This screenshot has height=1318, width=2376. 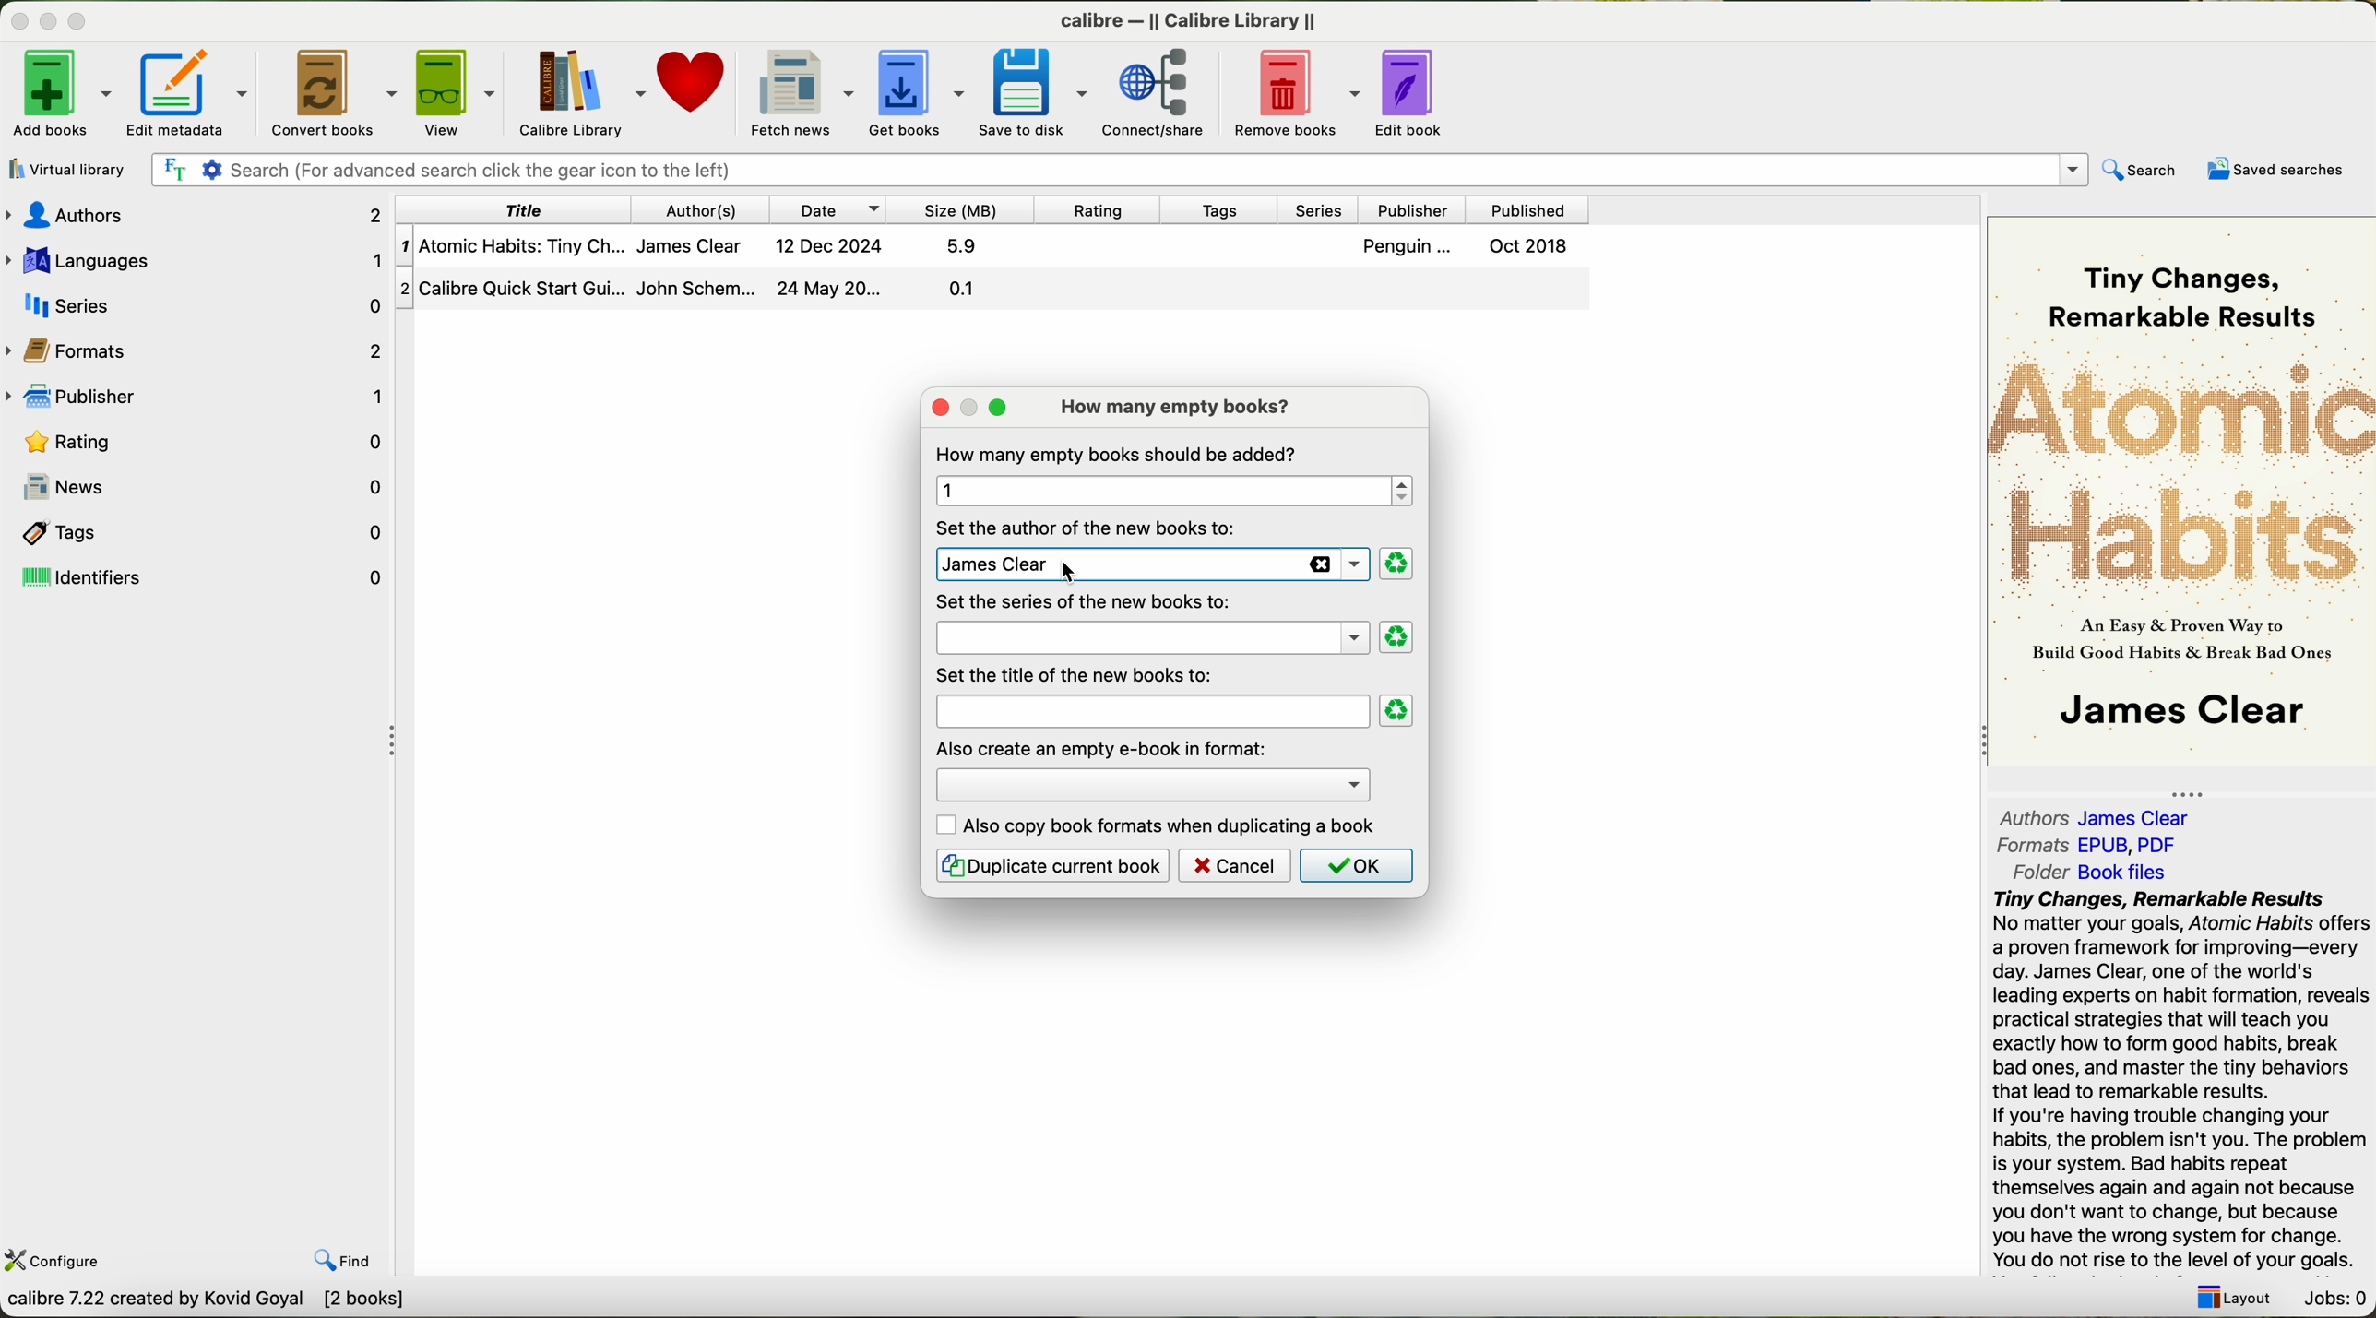 I want to click on OK button, so click(x=1354, y=865).